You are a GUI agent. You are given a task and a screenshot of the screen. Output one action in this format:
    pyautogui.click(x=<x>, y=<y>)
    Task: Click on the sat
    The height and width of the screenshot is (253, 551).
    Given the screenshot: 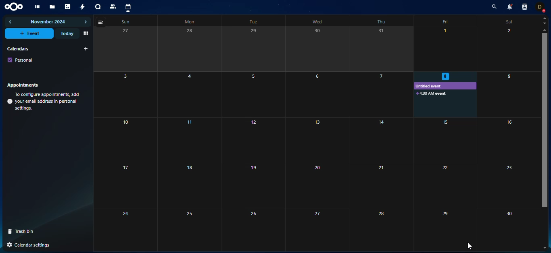 What is the action you would take?
    pyautogui.click(x=508, y=22)
    